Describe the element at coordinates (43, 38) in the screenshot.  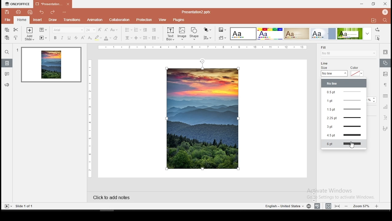
I see `start slideshow` at that location.